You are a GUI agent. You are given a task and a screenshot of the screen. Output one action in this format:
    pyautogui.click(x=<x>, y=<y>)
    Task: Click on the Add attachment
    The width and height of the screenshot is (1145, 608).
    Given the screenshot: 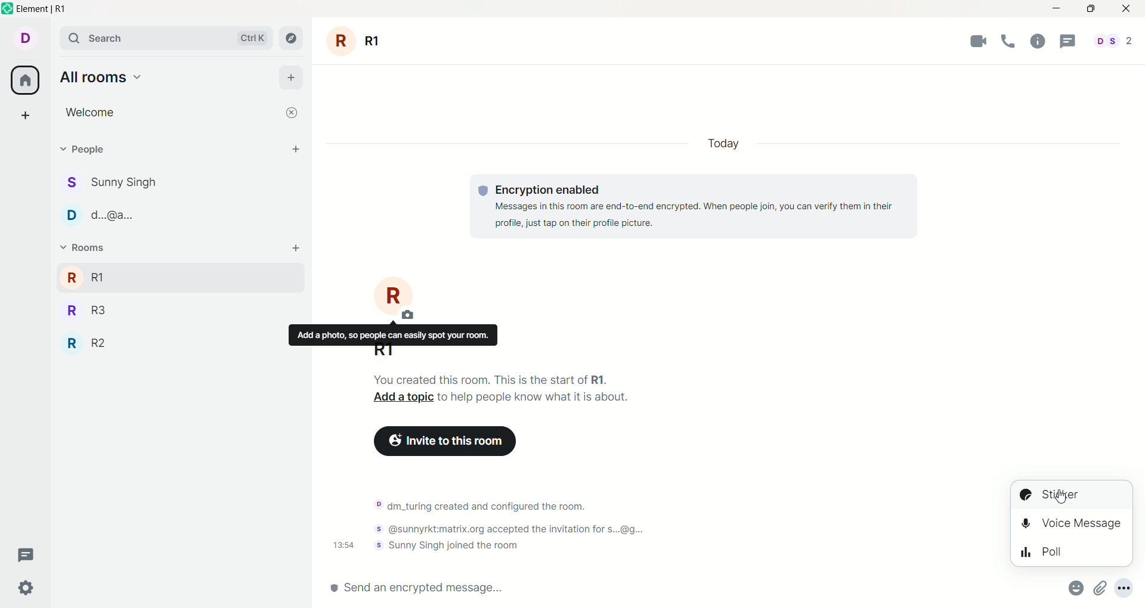 What is the action you would take?
    pyautogui.click(x=1100, y=588)
    